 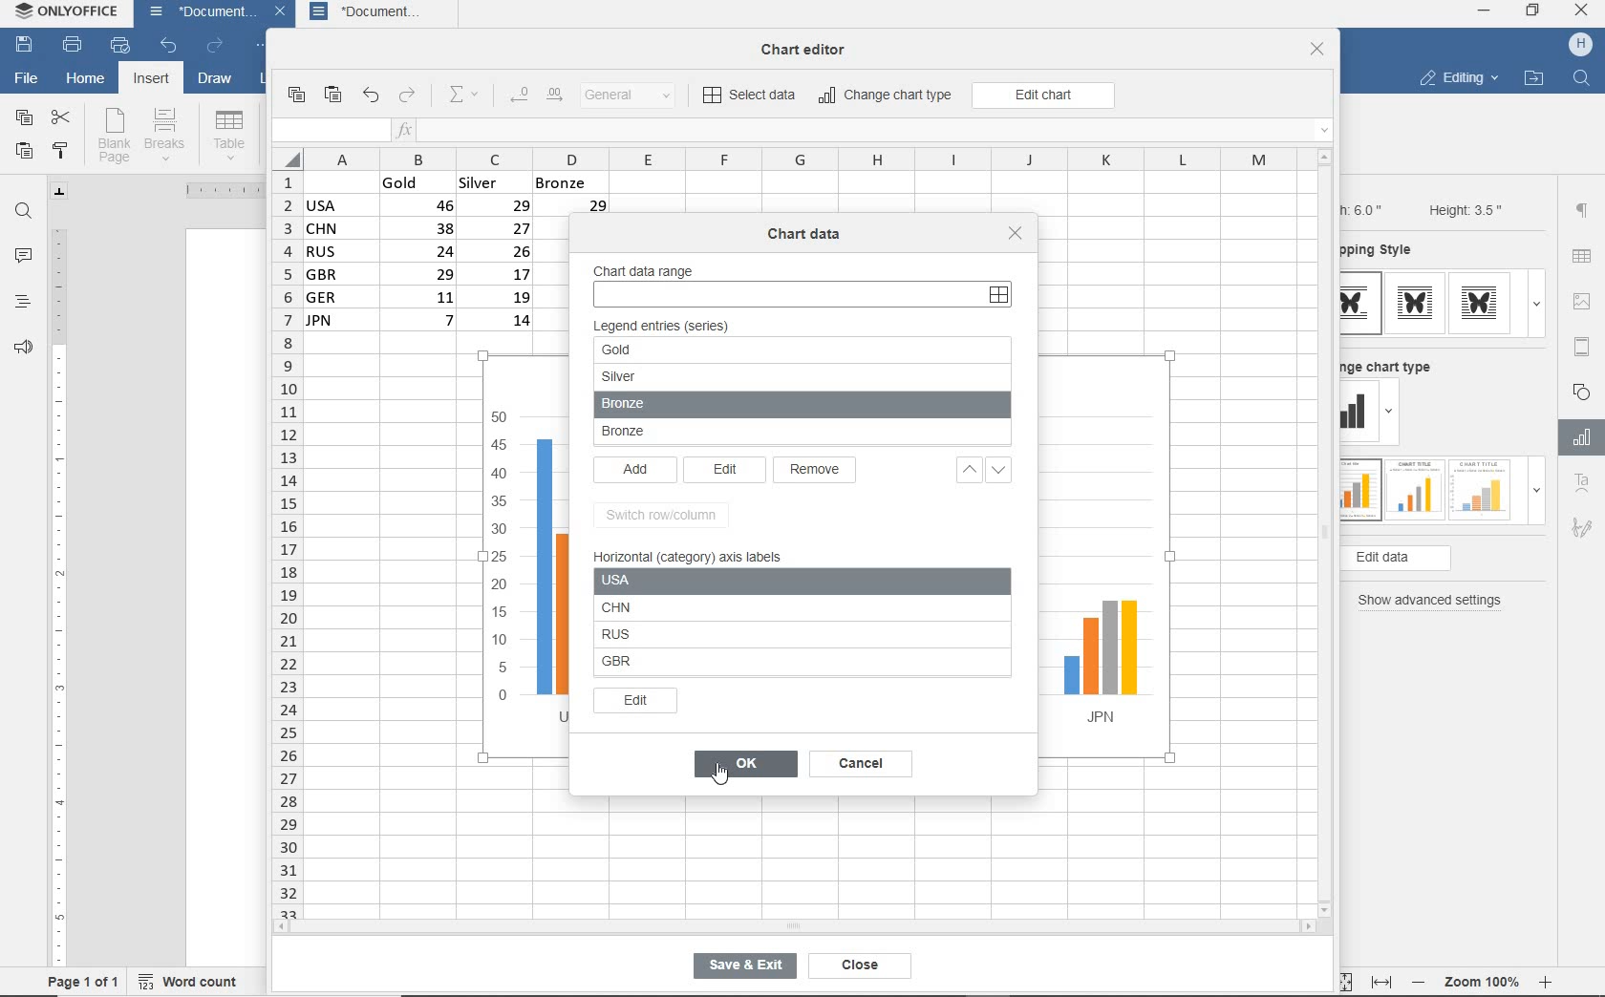 I want to click on table, so click(x=1583, y=258).